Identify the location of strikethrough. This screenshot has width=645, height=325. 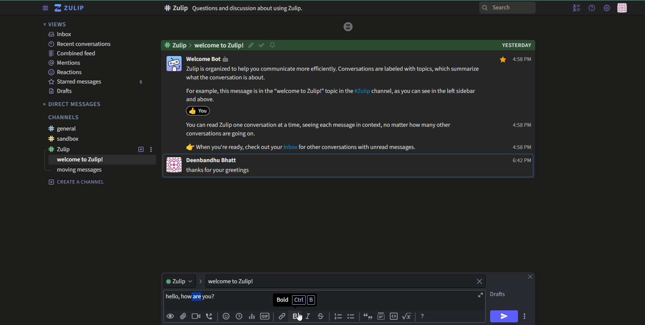
(321, 316).